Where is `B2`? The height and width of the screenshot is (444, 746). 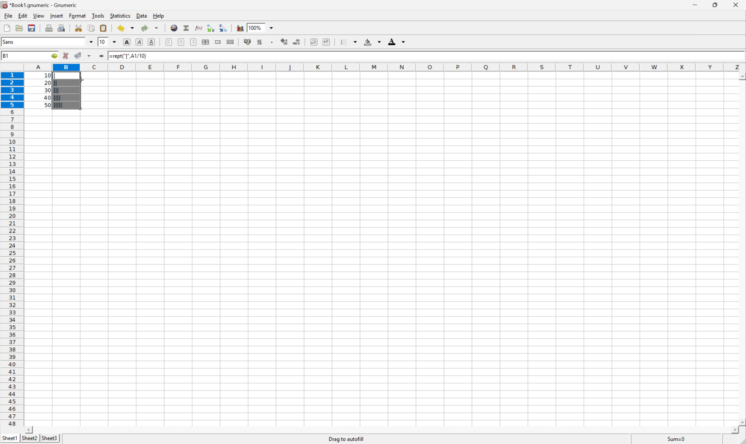
B2 is located at coordinates (6, 55).